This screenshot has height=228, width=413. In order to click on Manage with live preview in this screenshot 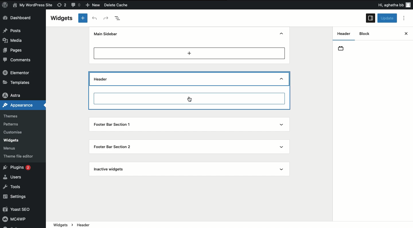, I will do `click(373, 82)`.